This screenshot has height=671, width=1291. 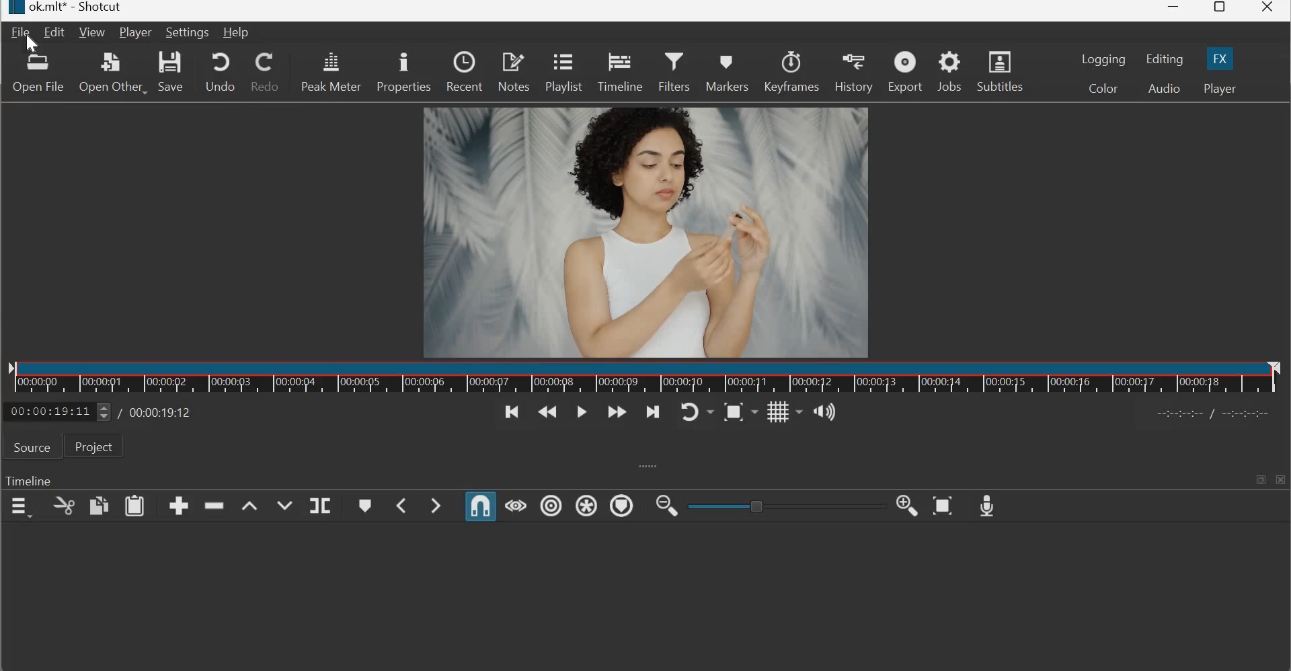 I want to click on Next Marker, so click(x=436, y=505).